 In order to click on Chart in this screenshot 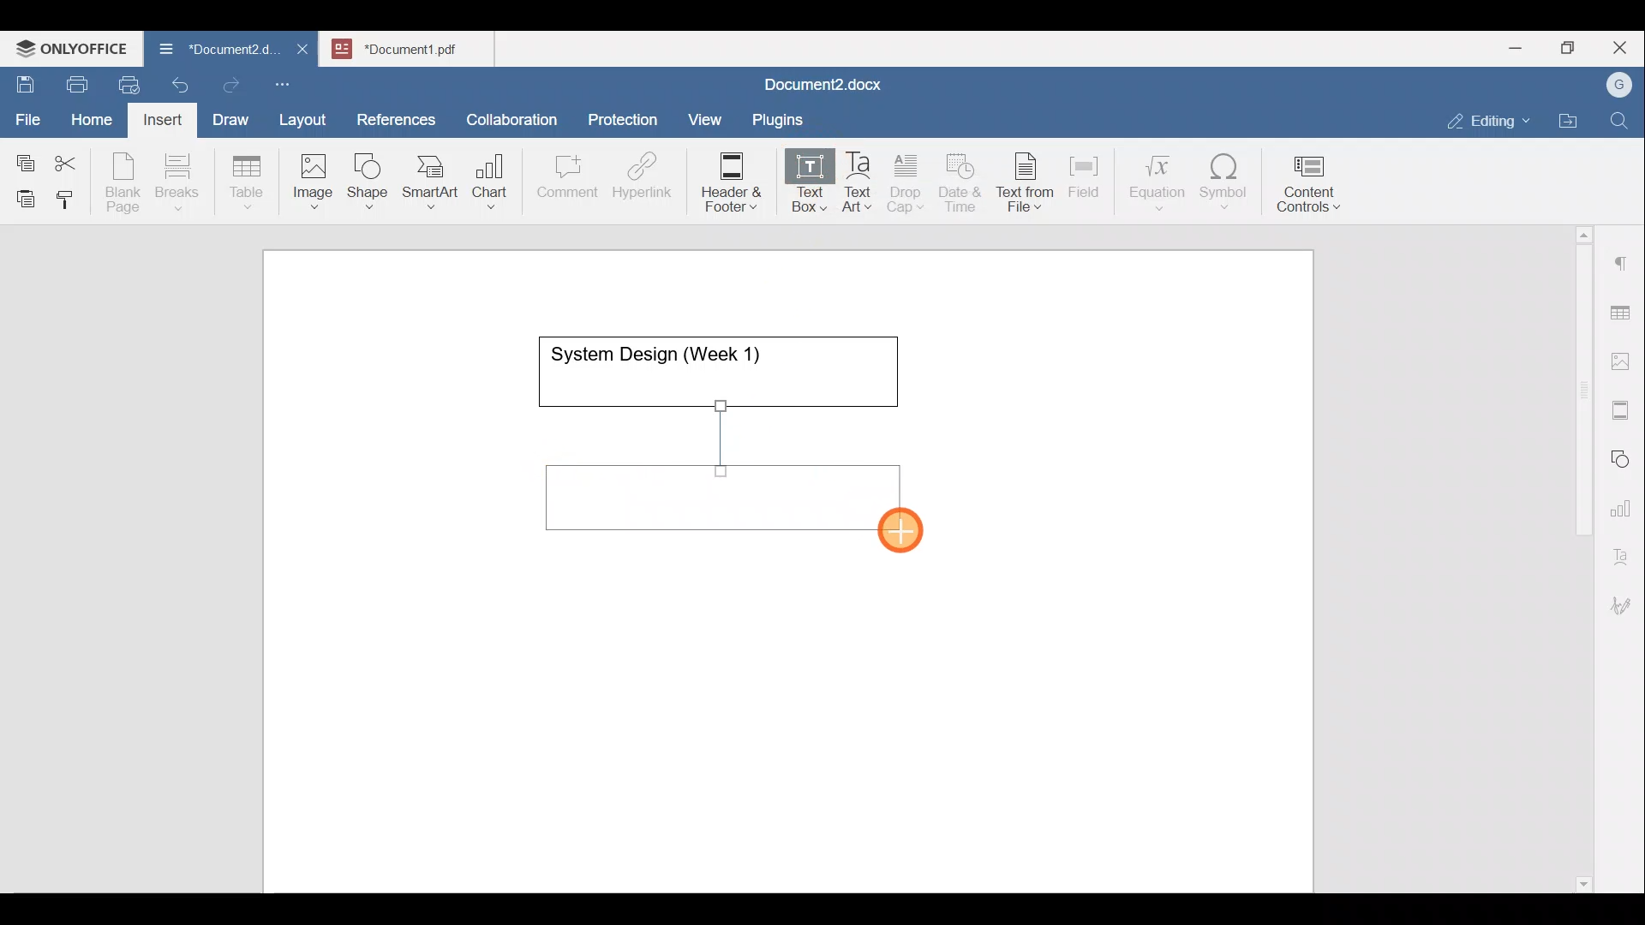, I will do `click(487, 183)`.